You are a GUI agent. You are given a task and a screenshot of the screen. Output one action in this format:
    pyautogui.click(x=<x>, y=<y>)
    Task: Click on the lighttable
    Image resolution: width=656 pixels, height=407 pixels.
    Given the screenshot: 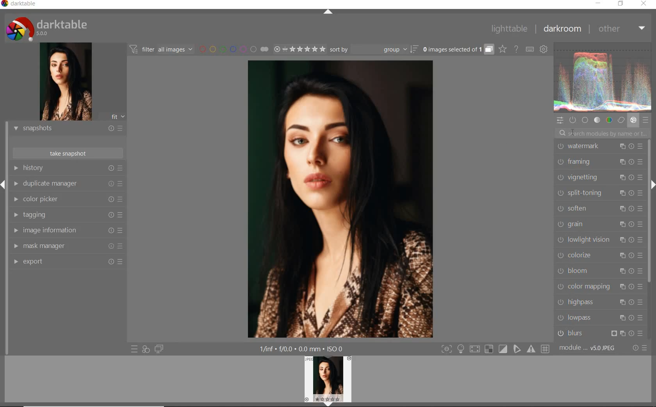 What is the action you would take?
    pyautogui.click(x=509, y=29)
    